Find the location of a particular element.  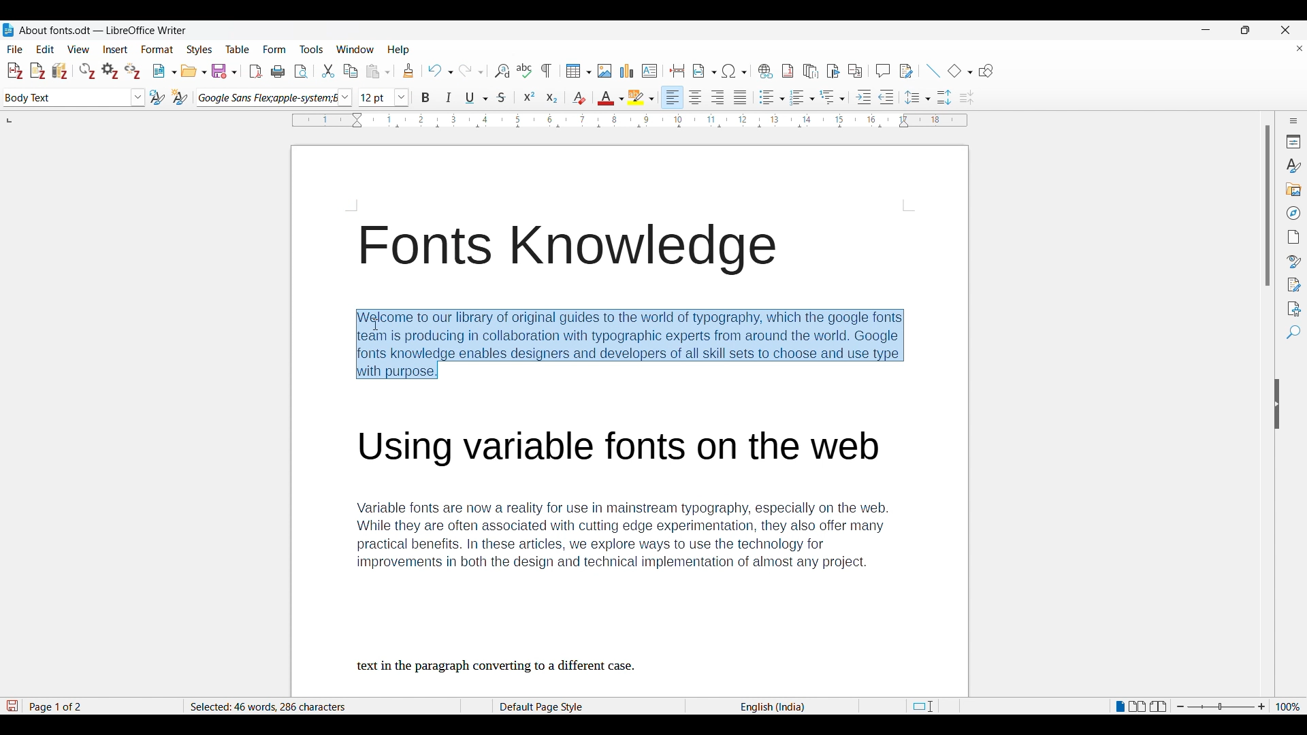

Tools menu is located at coordinates (311, 49).